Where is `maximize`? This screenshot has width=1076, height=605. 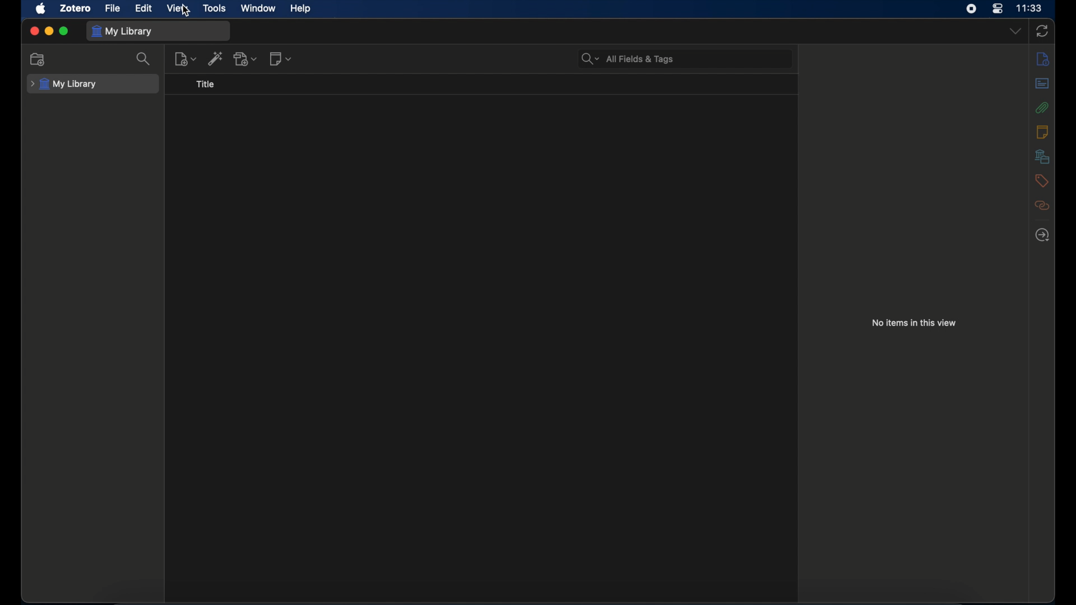
maximize is located at coordinates (64, 31).